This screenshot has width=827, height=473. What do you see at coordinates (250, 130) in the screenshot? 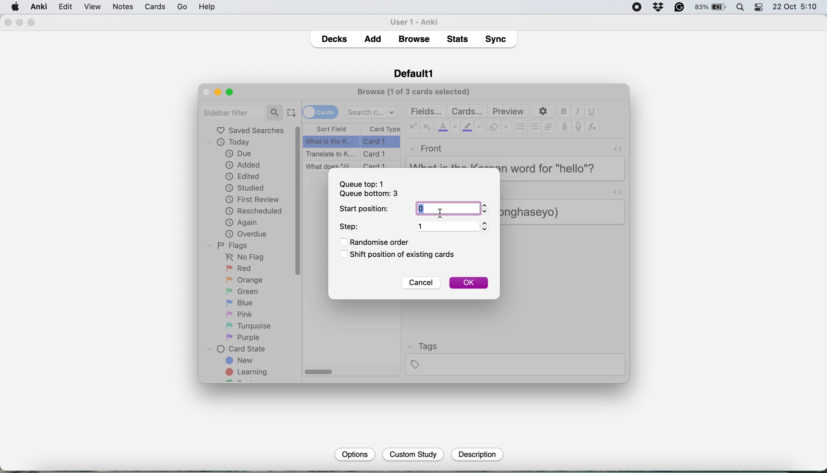
I see `saved searches` at bounding box center [250, 130].